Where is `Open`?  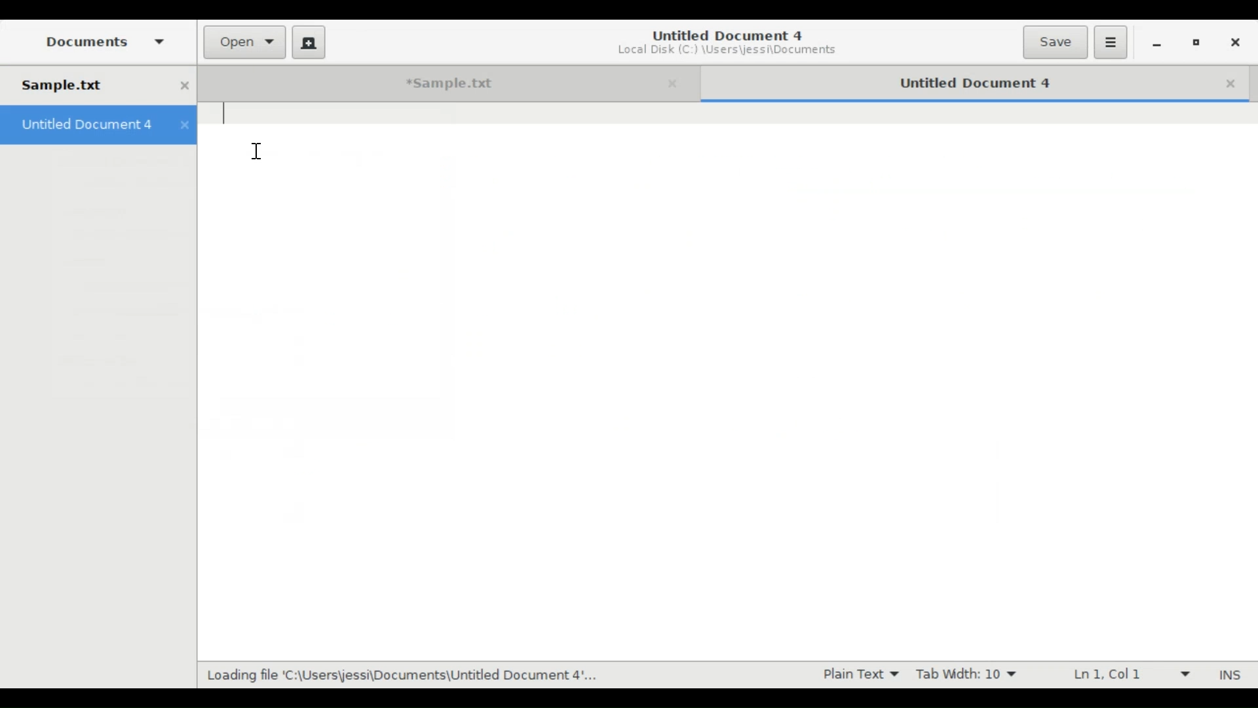
Open is located at coordinates (246, 43).